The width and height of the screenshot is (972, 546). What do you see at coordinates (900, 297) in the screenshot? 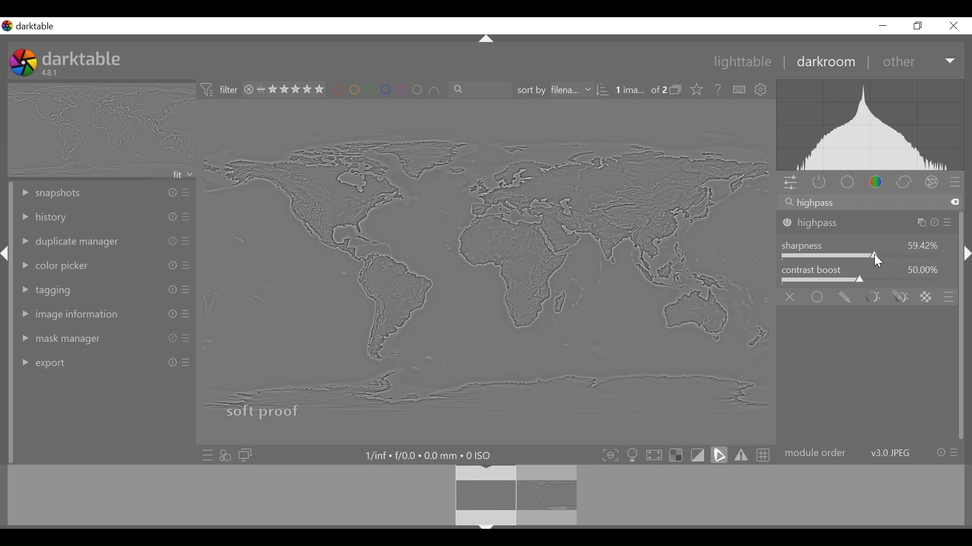
I see `drawn and parametric mask` at bounding box center [900, 297].